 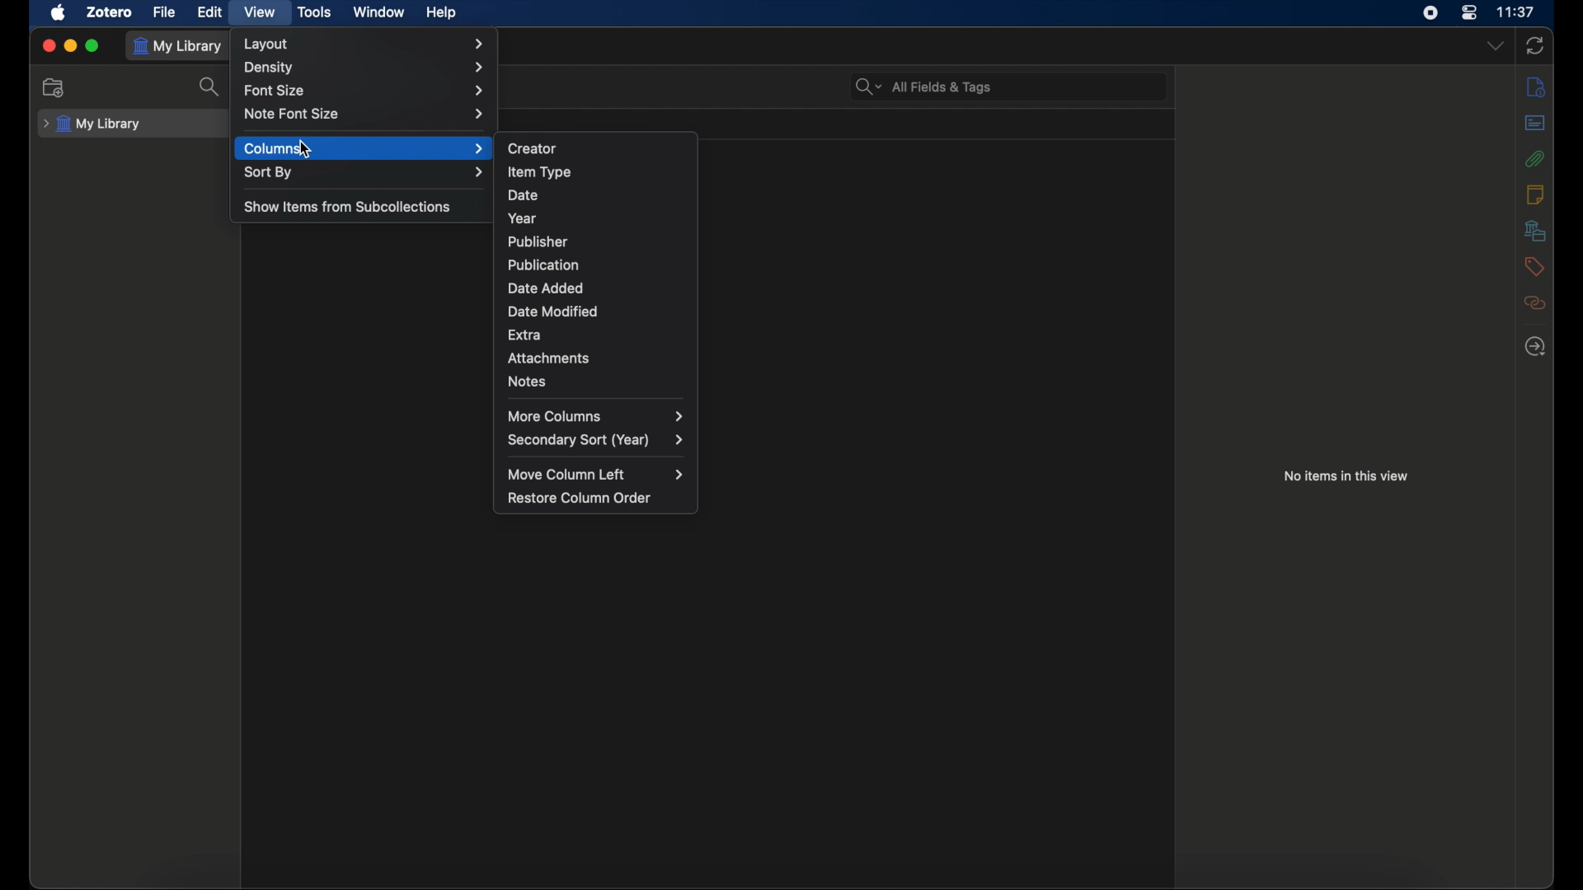 What do you see at coordinates (306, 150) in the screenshot?
I see `cursor` at bounding box center [306, 150].